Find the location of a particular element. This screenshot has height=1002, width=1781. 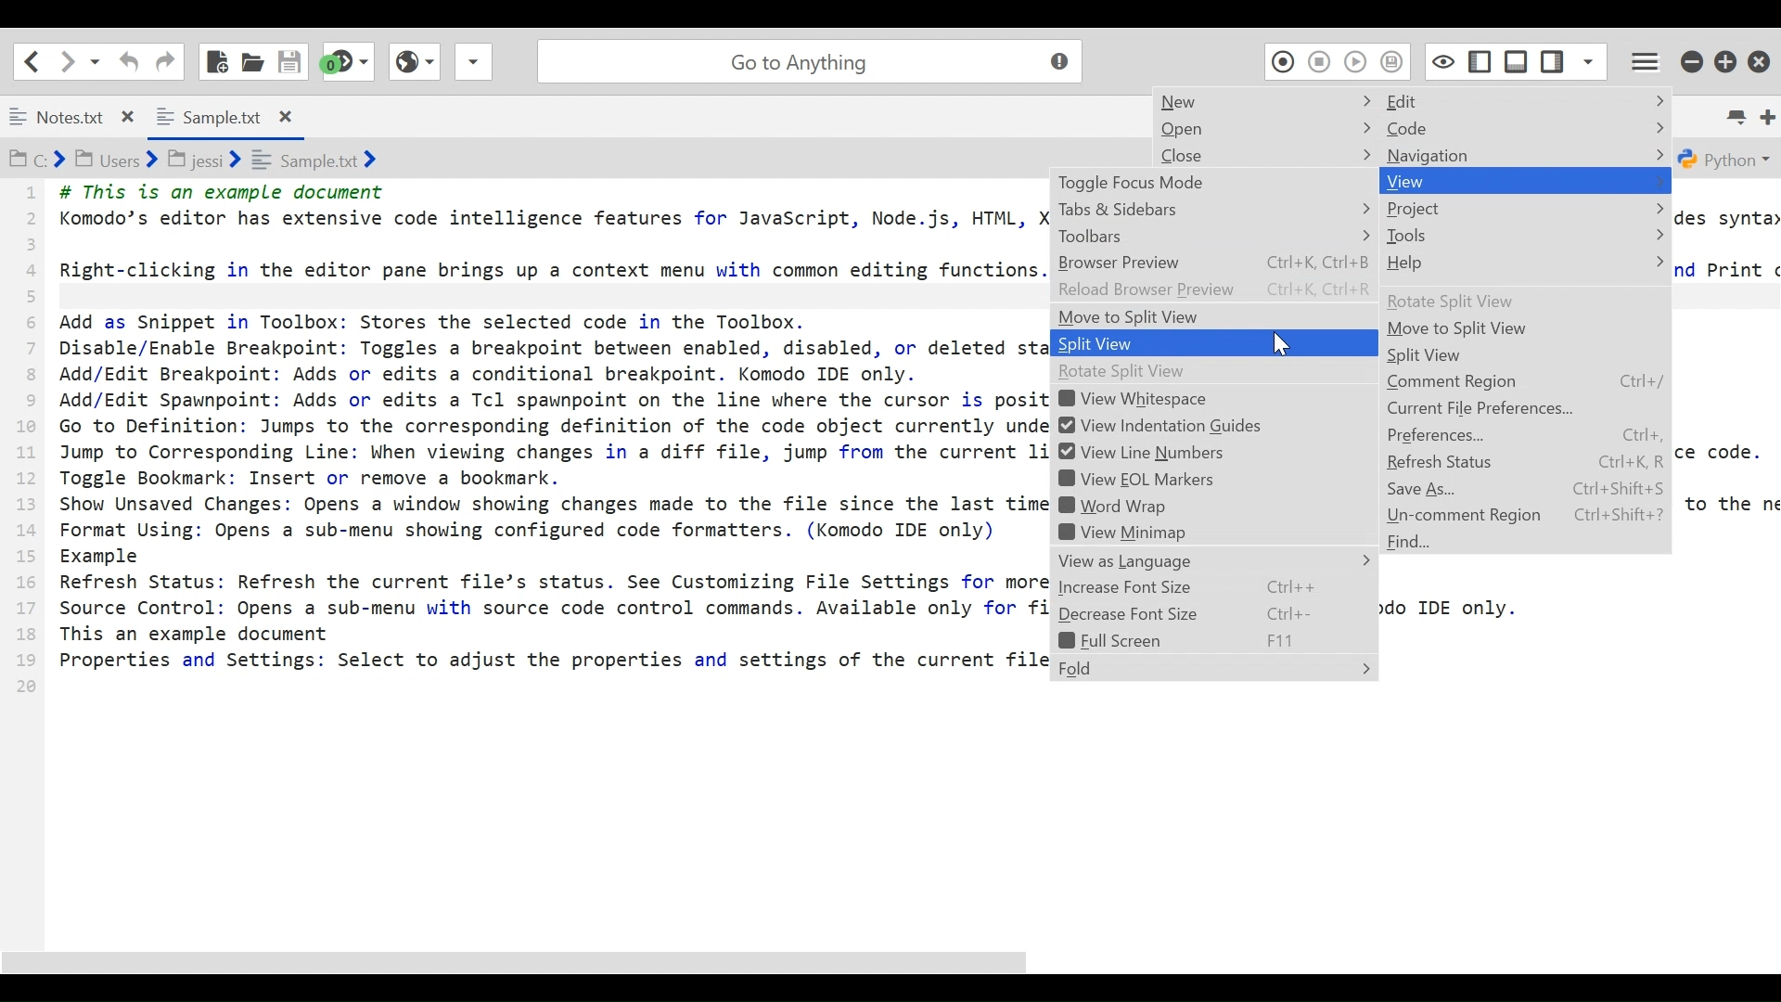

Rotate Split View is located at coordinates (1527, 302).